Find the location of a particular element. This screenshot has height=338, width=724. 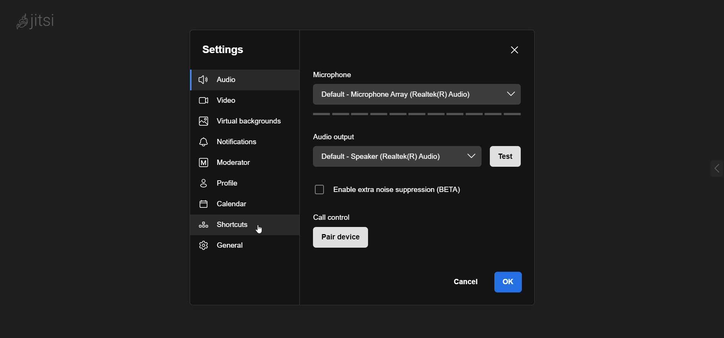

ok  is located at coordinates (507, 281).